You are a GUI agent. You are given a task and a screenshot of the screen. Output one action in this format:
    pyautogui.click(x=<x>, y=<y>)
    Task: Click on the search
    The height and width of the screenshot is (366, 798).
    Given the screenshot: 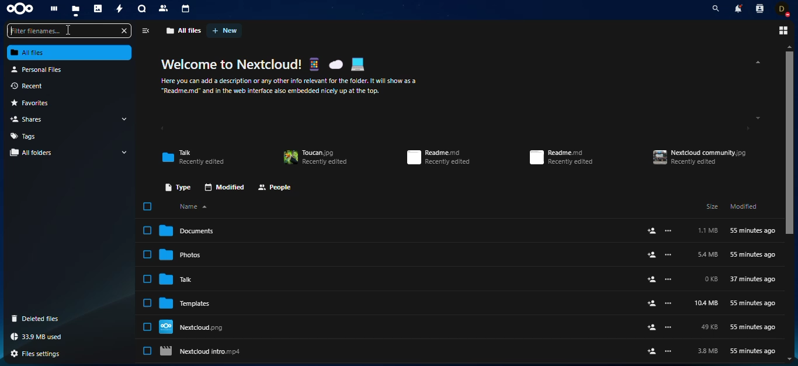 What is the action you would take?
    pyautogui.click(x=713, y=9)
    